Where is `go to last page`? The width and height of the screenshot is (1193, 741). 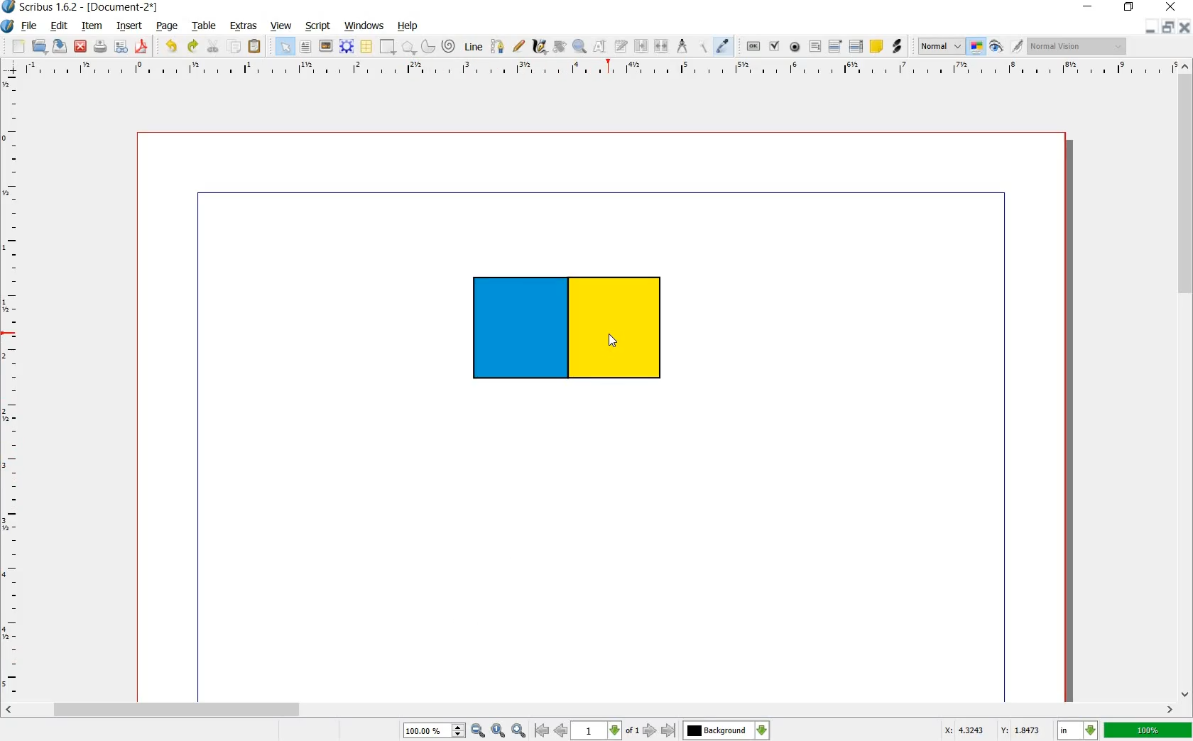 go to last page is located at coordinates (670, 730).